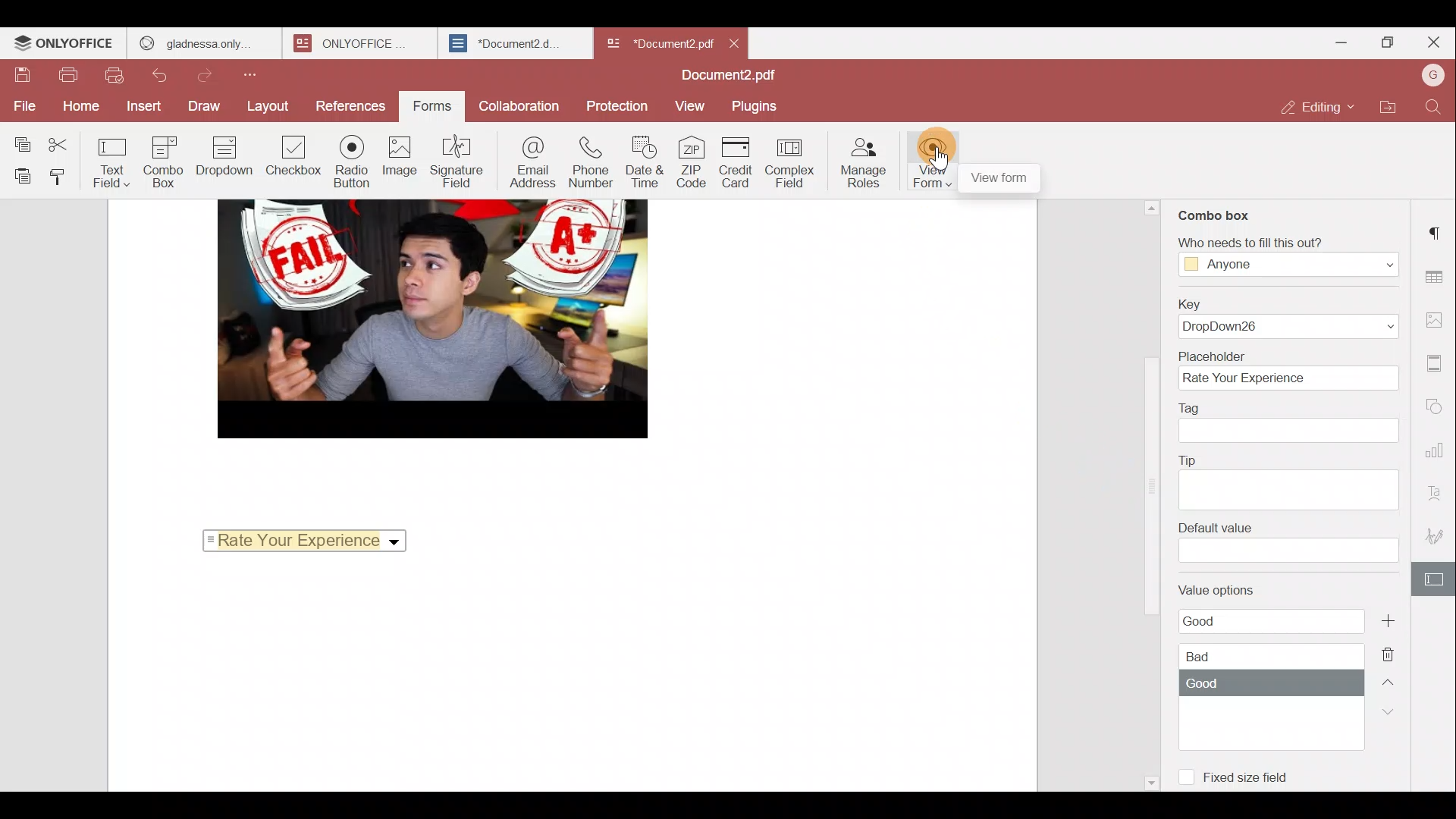  Describe the element at coordinates (728, 75) in the screenshot. I see `Document2.pdf` at that location.